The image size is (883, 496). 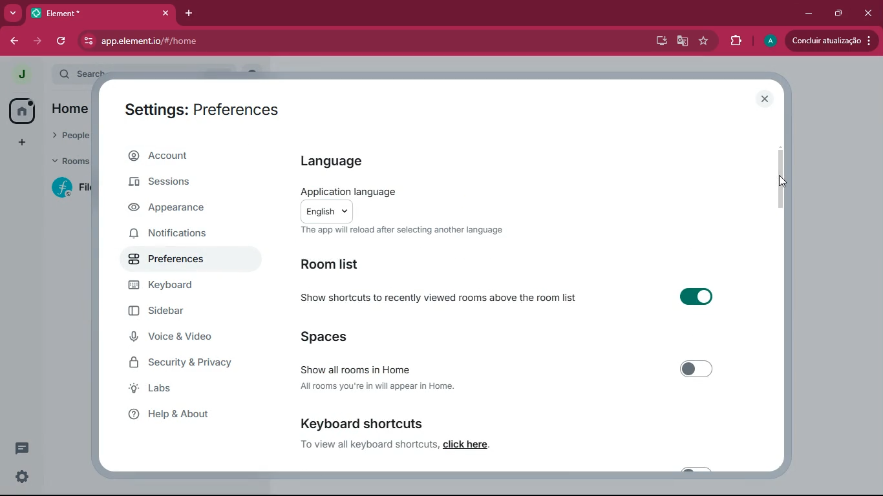 What do you see at coordinates (24, 446) in the screenshot?
I see `comments` at bounding box center [24, 446].